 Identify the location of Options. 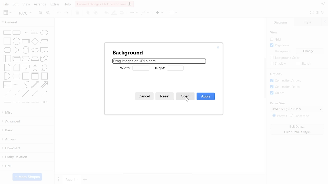
(276, 74).